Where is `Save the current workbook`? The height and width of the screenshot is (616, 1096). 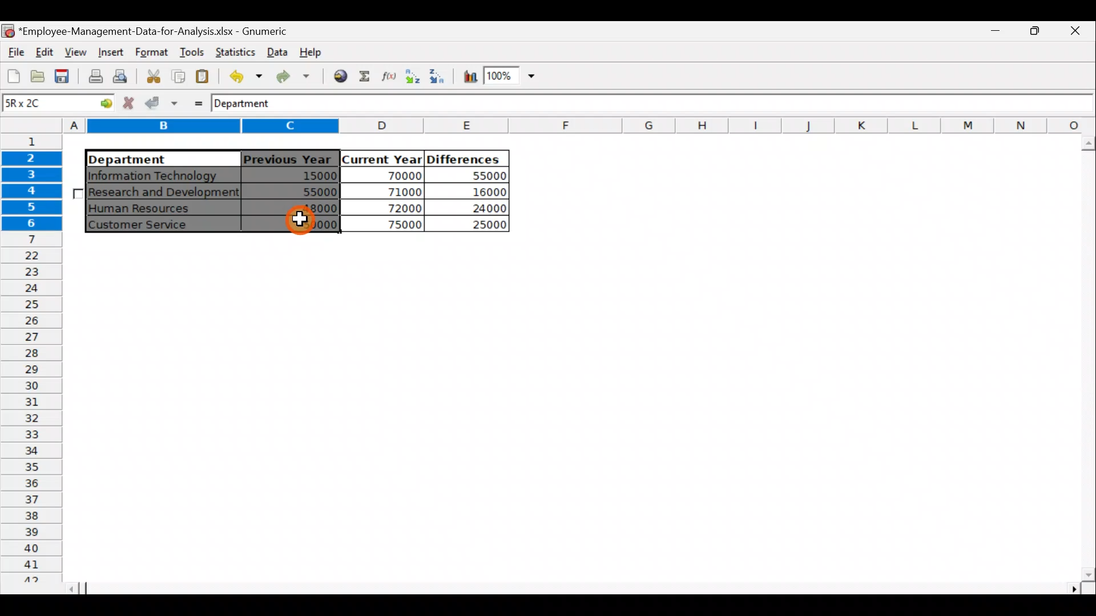
Save the current workbook is located at coordinates (63, 77).